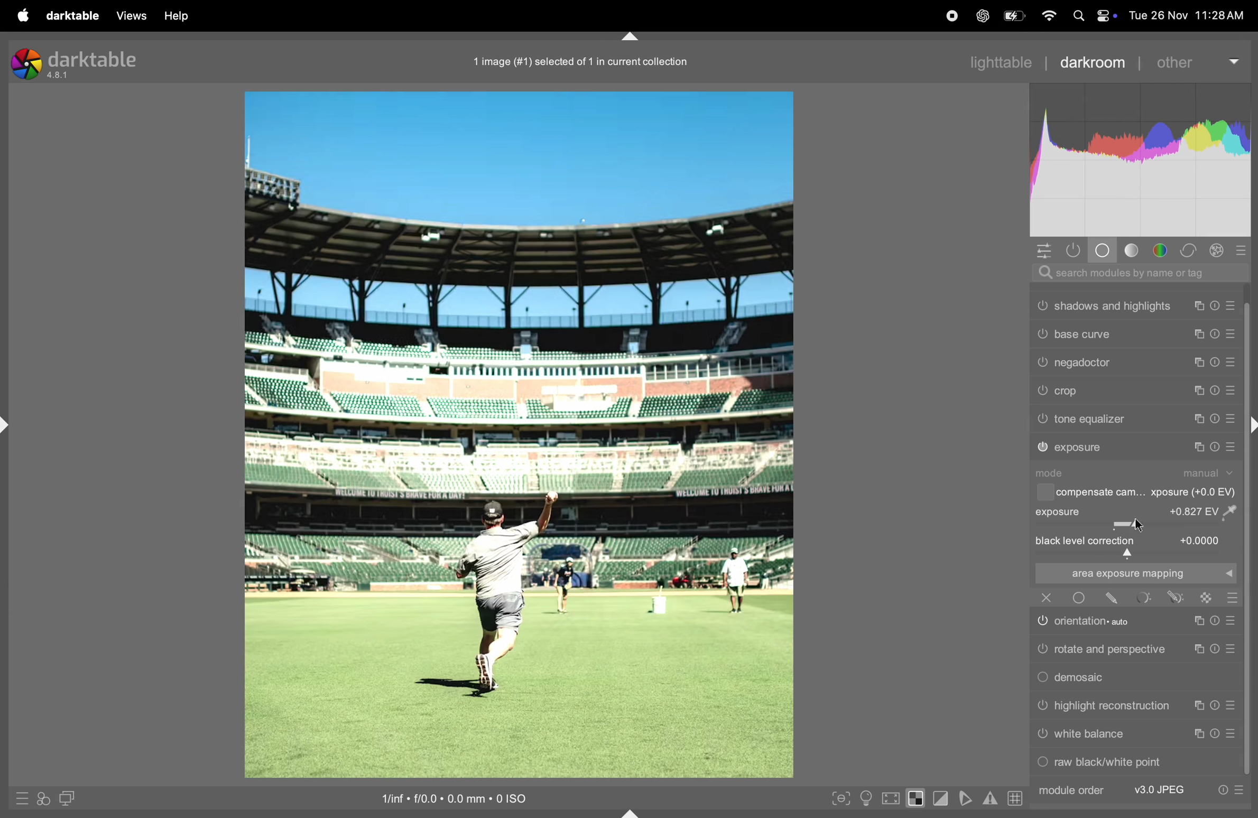 The height and width of the screenshot is (818, 1258). Describe the element at coordinates (630, 35) in the screenshot. I see `expand or collapse ` at that location.